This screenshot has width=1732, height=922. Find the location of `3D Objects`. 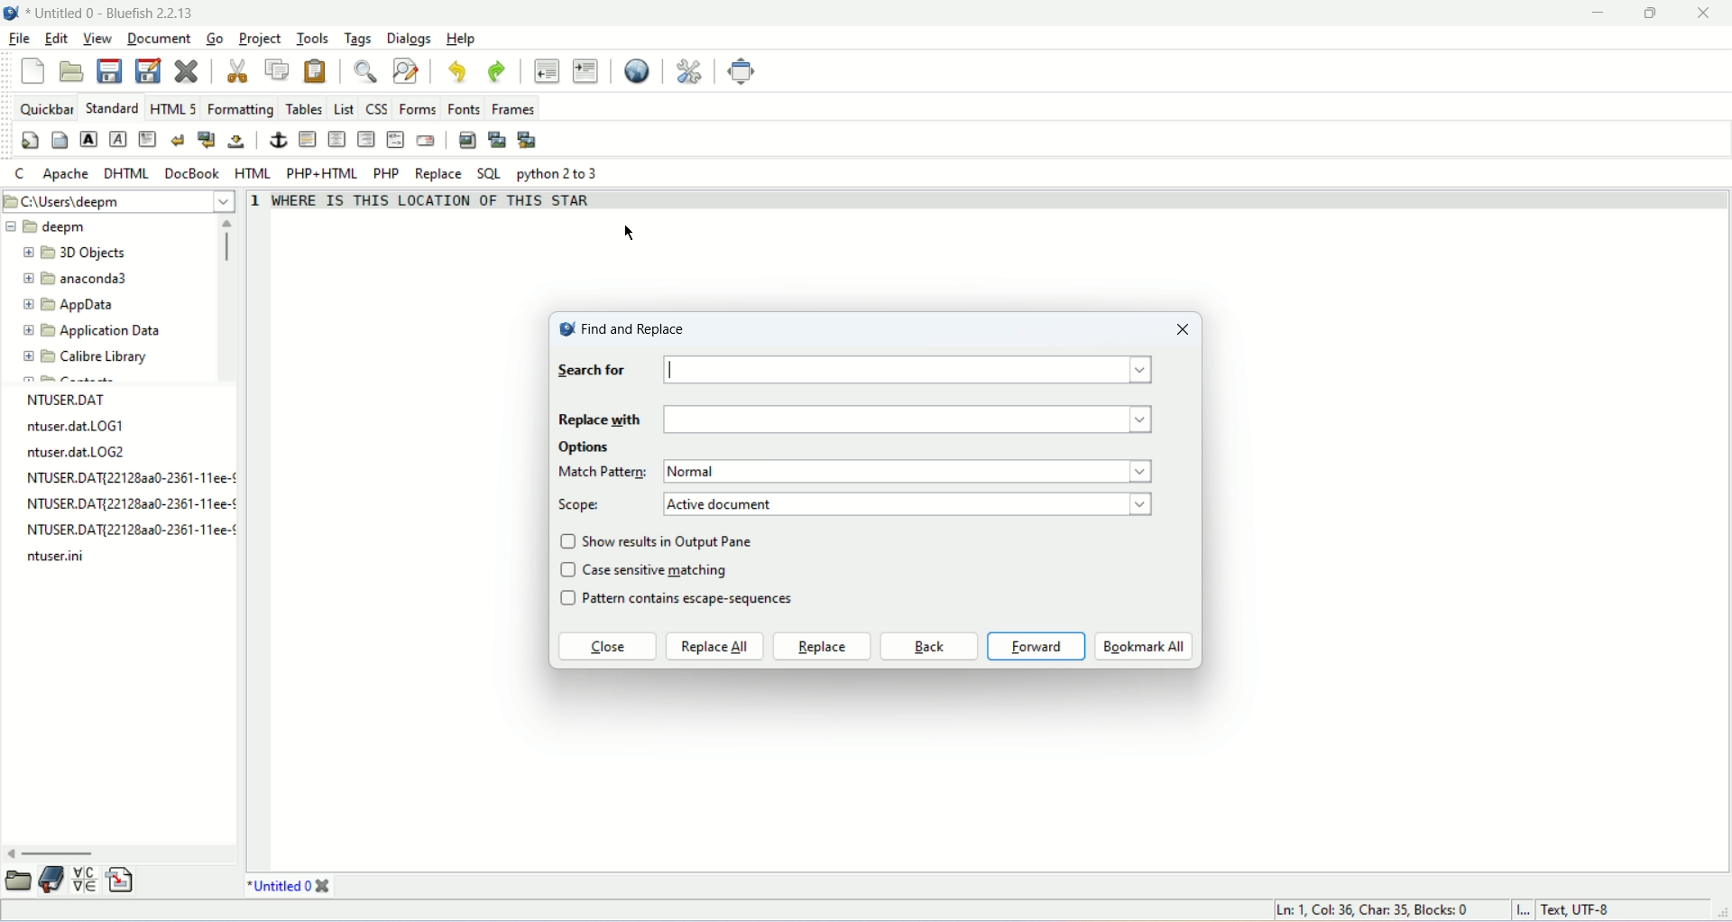

3D Objects is located at coordinates (77, 254).